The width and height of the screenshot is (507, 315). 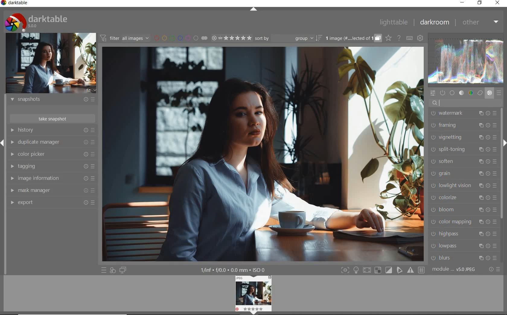 What do you see at coordinates (420, 38) in the screenshot?
I see `show global preferences` at bounding box center [420, 38].